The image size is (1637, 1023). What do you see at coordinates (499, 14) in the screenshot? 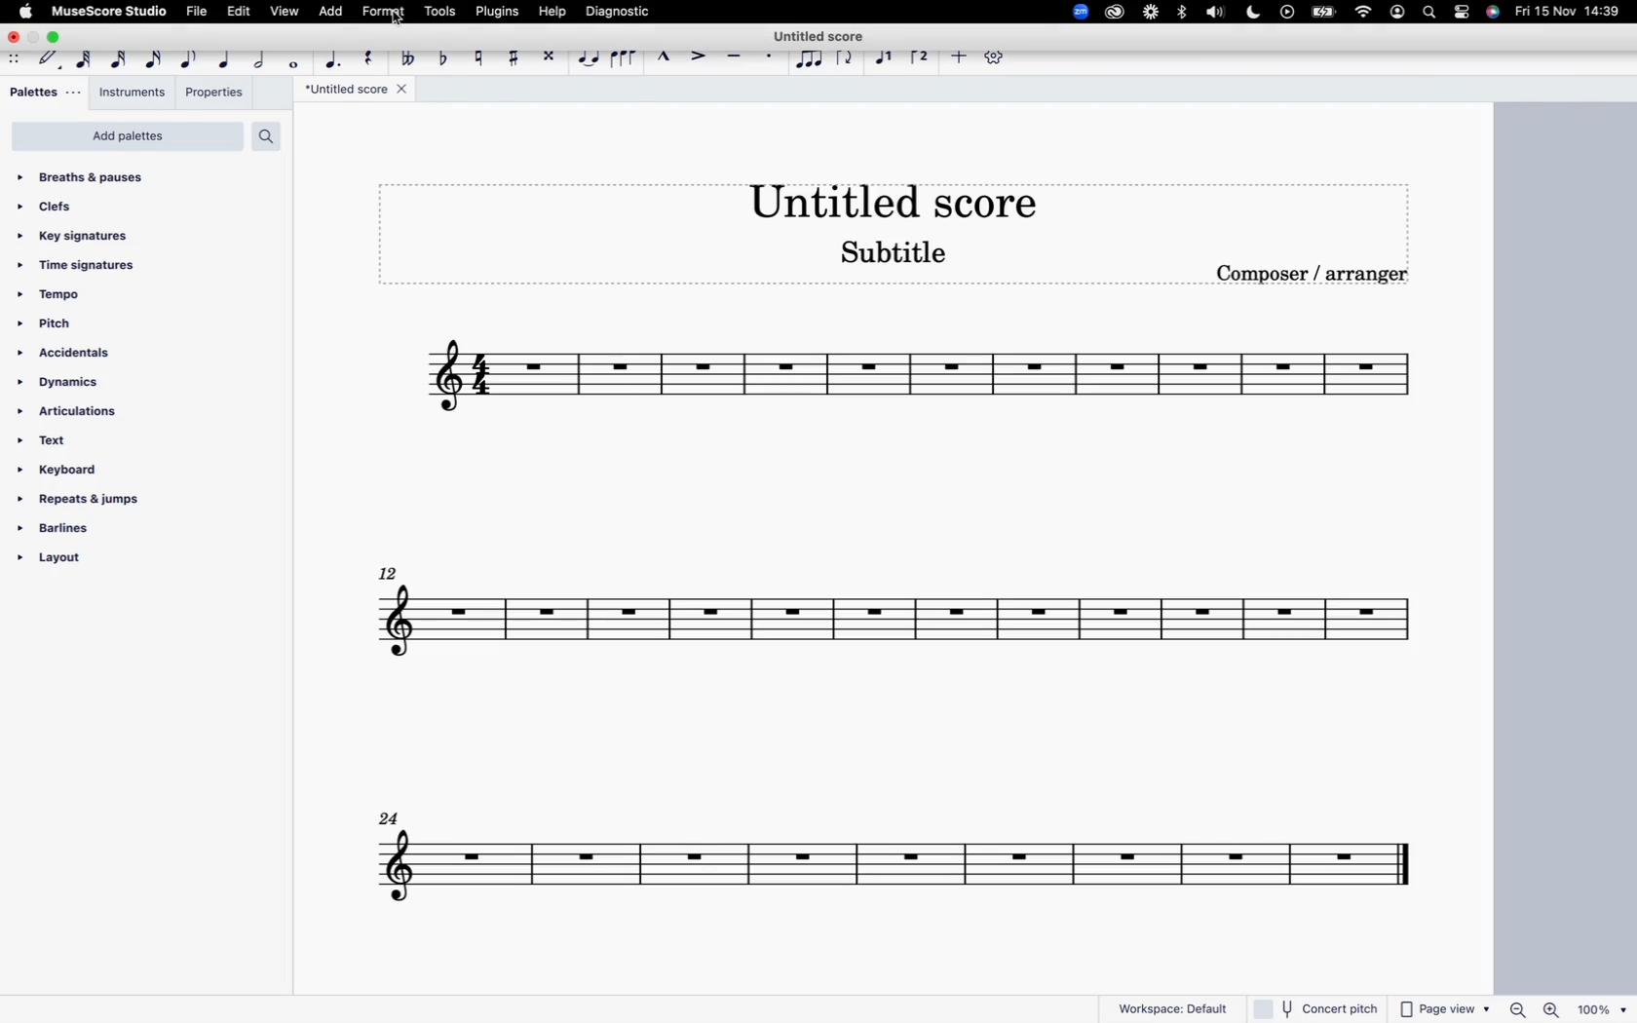
I see `plugins` at bounding box center [499, 14].